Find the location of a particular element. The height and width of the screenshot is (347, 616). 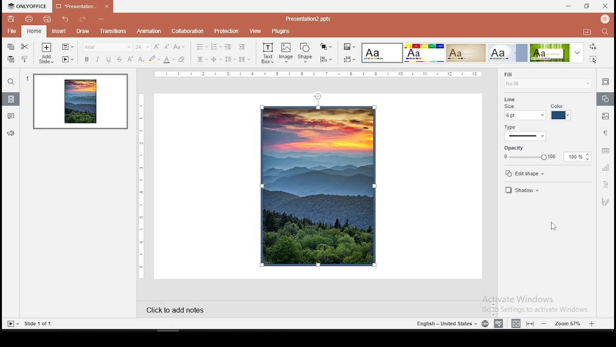

eraser tool is located at coordinates (182, 59).